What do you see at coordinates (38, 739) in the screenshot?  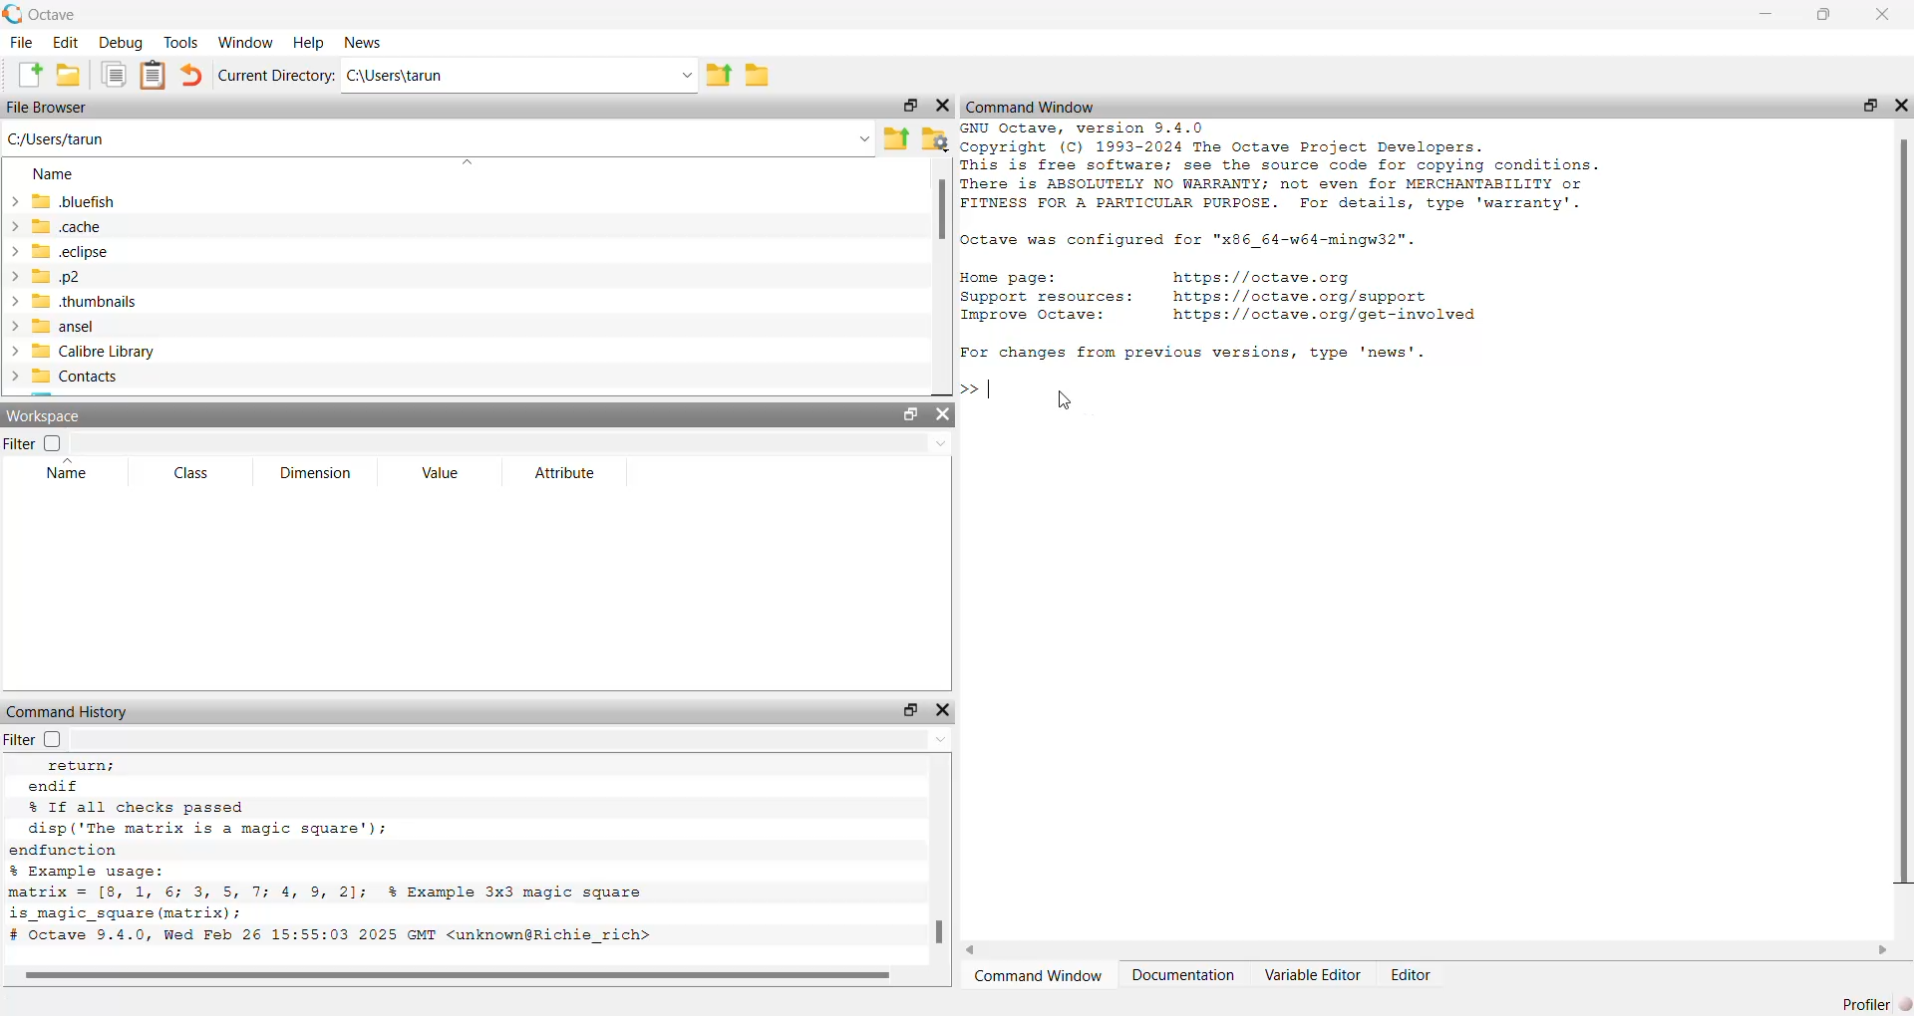 I see `Filter` at bounding box center [38, 739].